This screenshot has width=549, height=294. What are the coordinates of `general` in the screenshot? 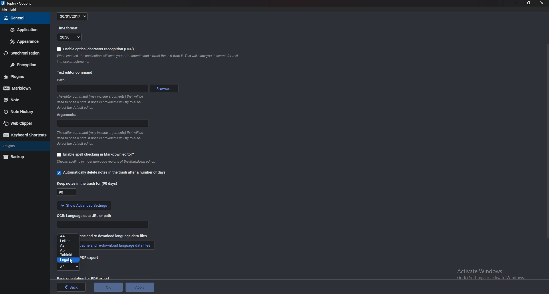 It's located at (25, 18).